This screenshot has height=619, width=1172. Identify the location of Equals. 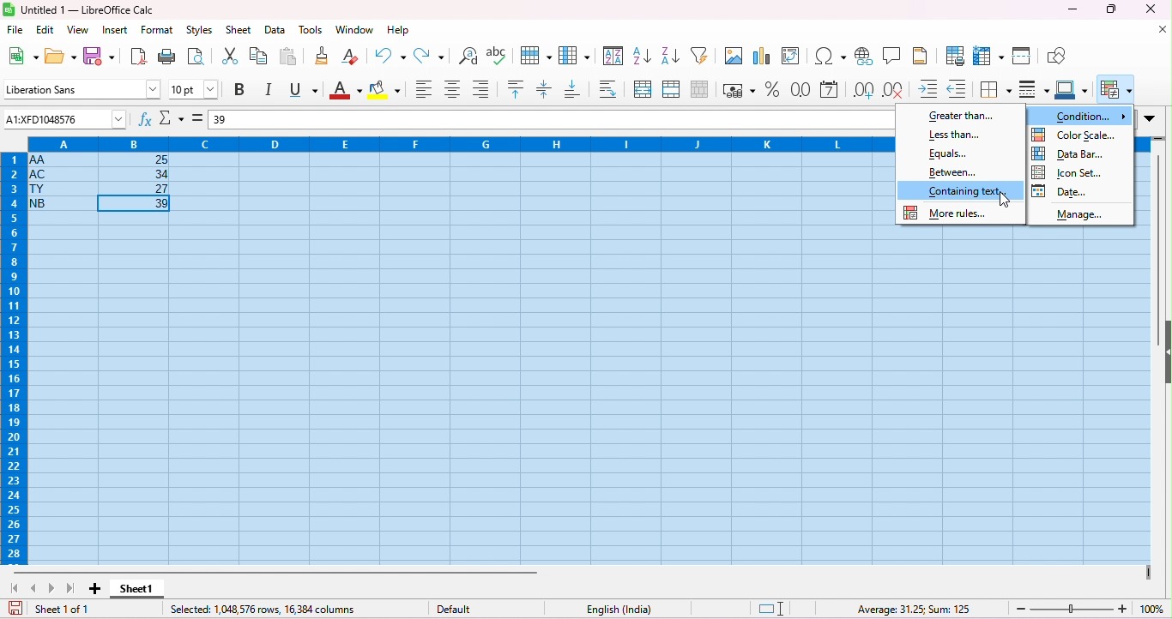
(949, 153).